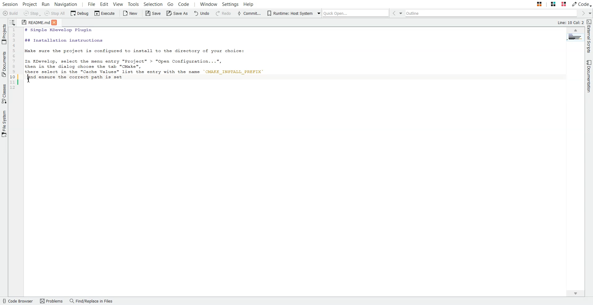 The height and width of the screenshot is (305, 593). Describe the element at coordinates (571, 22) in the screenshot. I see `Line: 10 Col: 2` at that location.